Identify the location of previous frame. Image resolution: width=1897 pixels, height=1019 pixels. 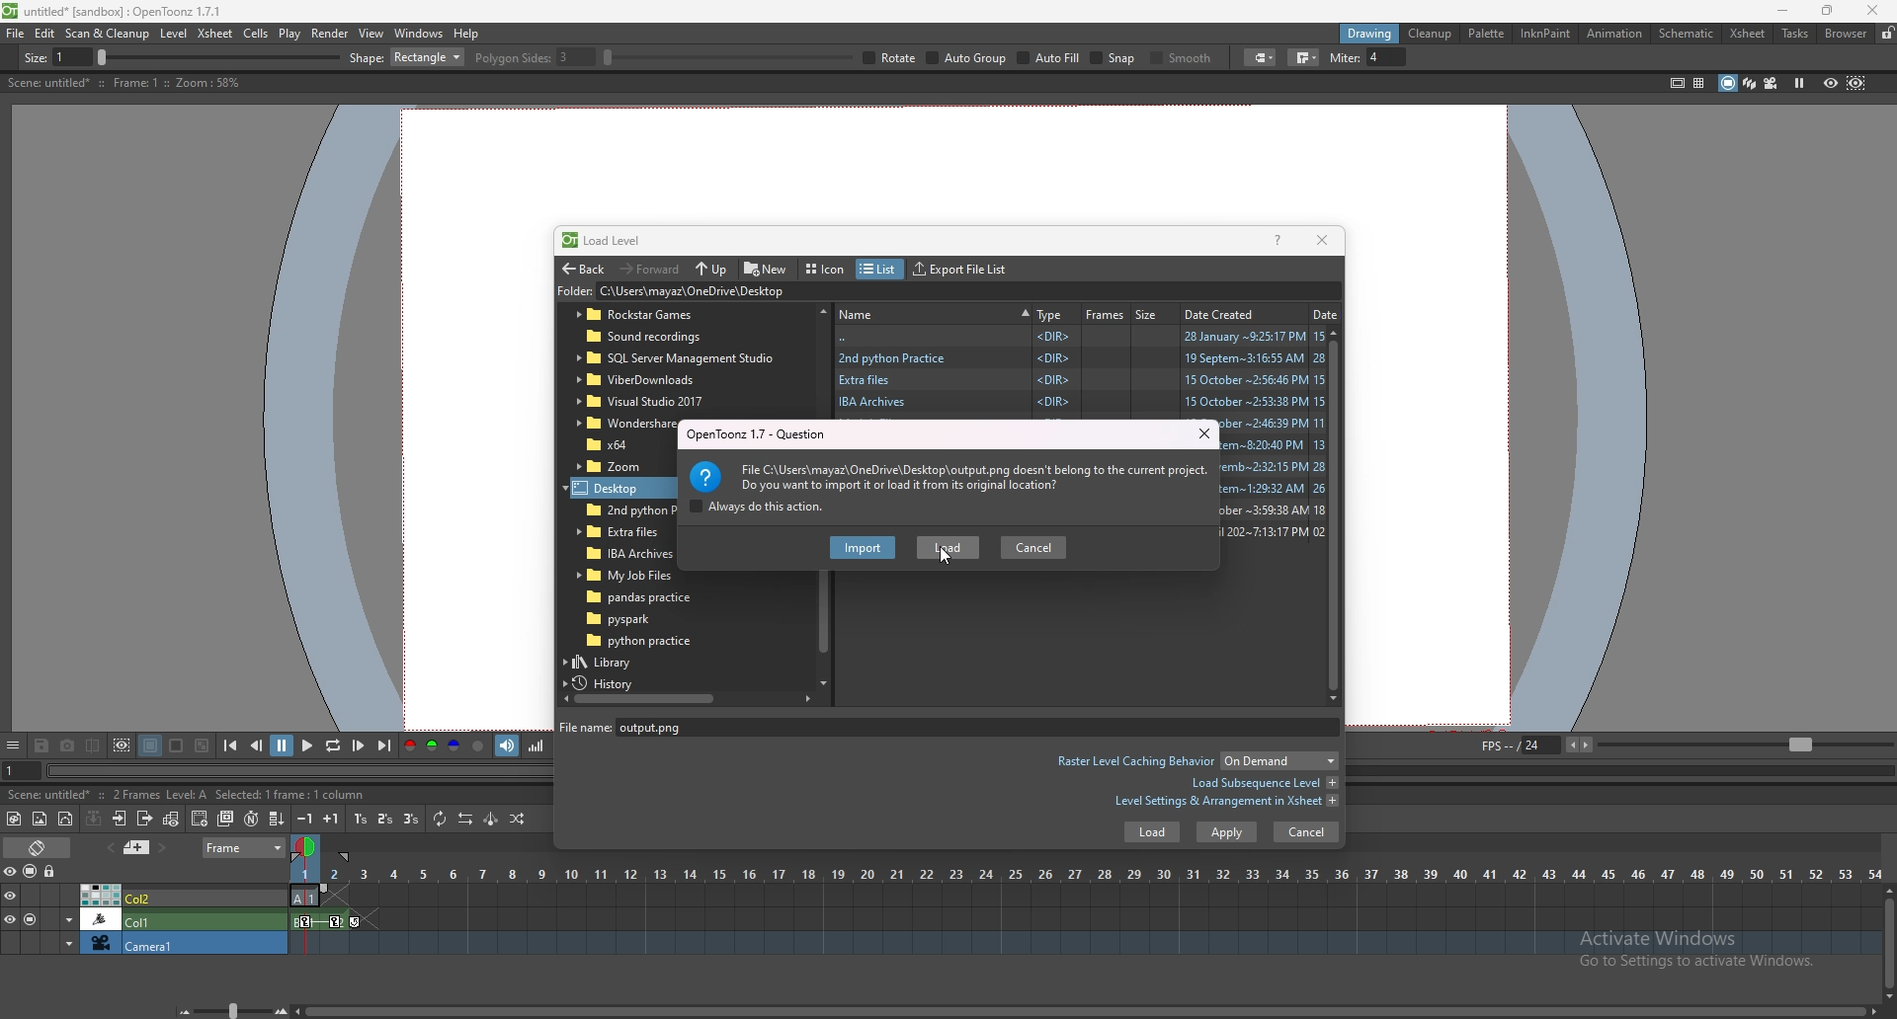
(258, 745).